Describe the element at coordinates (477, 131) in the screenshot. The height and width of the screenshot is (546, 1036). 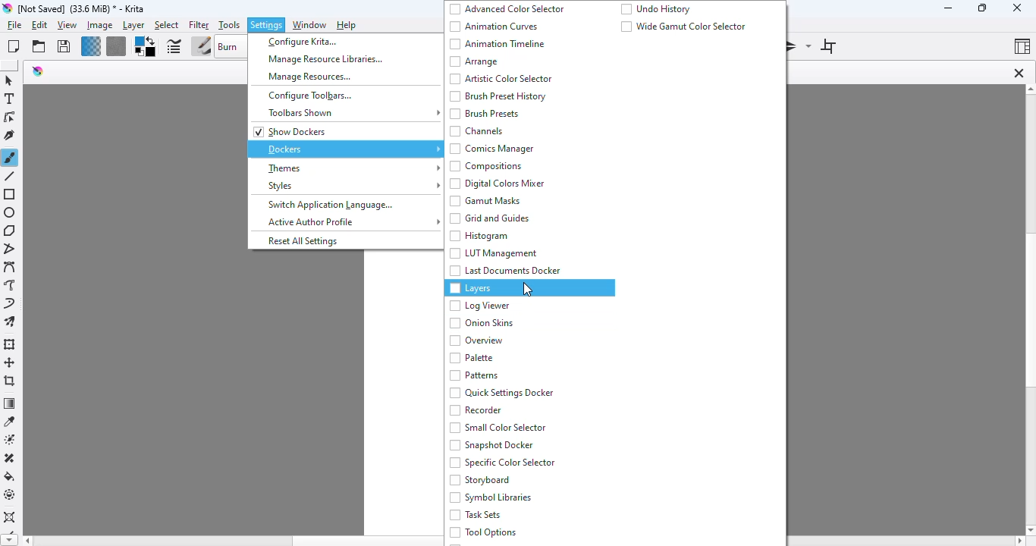
I see `channels` at that location.